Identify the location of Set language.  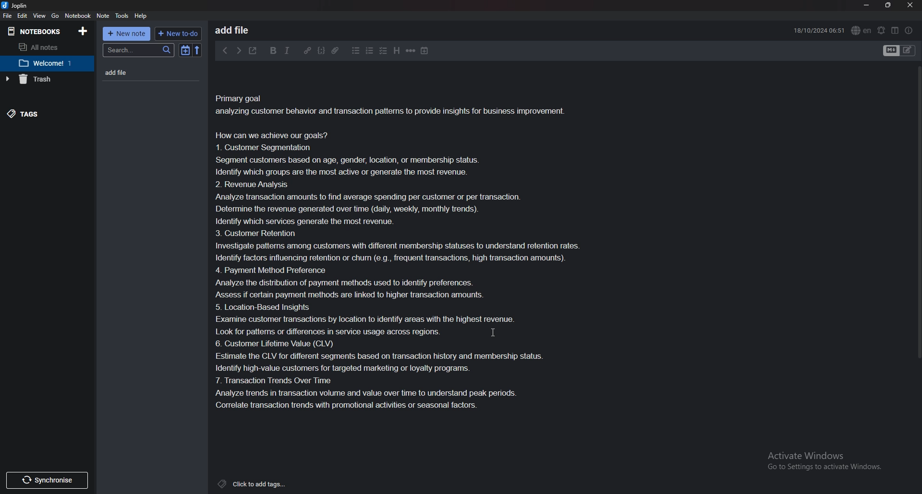
(861, 30).